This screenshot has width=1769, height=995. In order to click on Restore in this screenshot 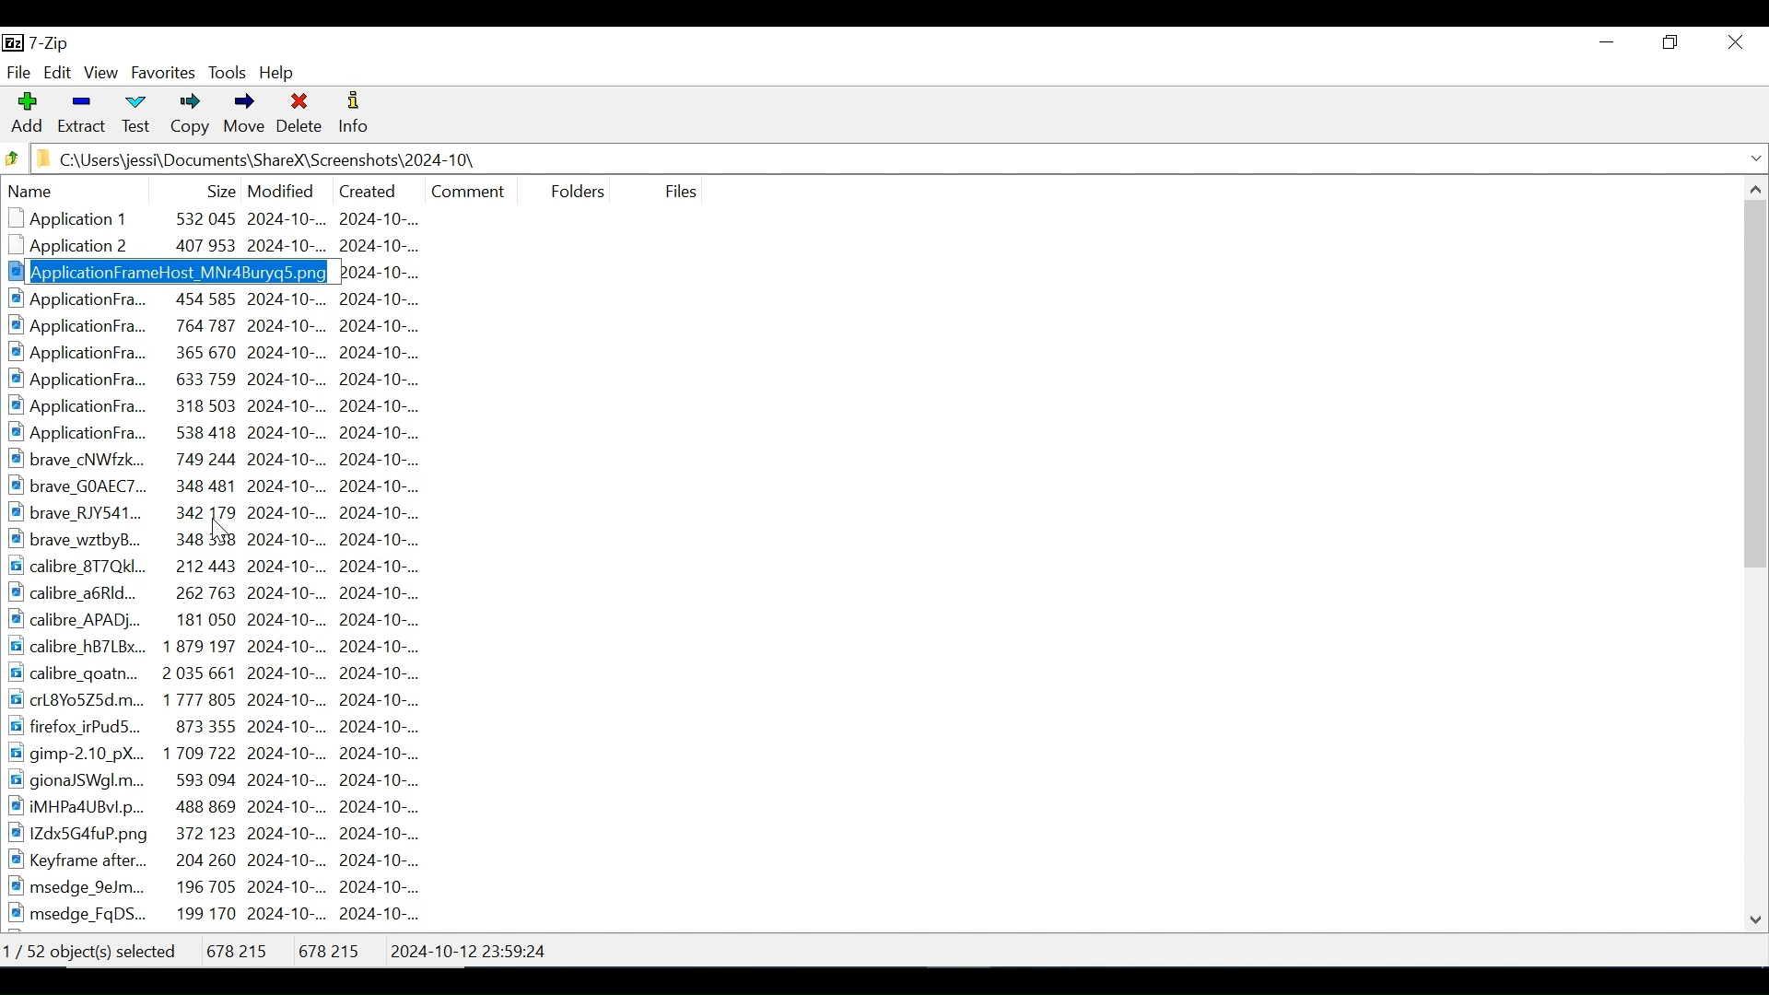, I will do `click(1673, 41)`.